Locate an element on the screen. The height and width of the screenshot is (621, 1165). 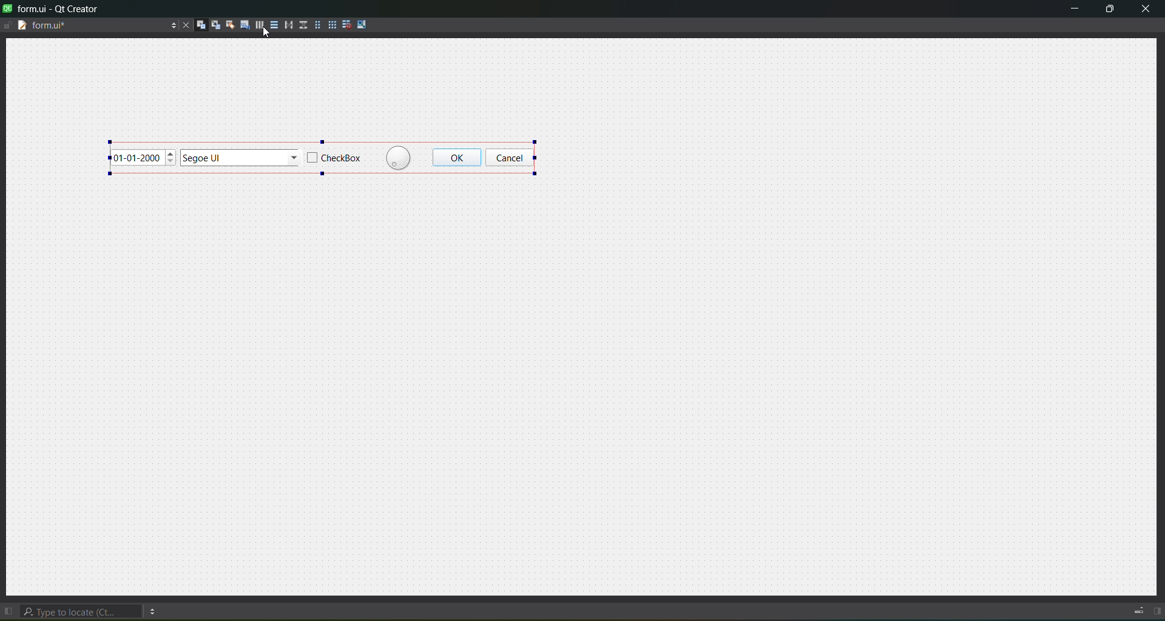
vertical splitter is located at coordinates (303, 25).